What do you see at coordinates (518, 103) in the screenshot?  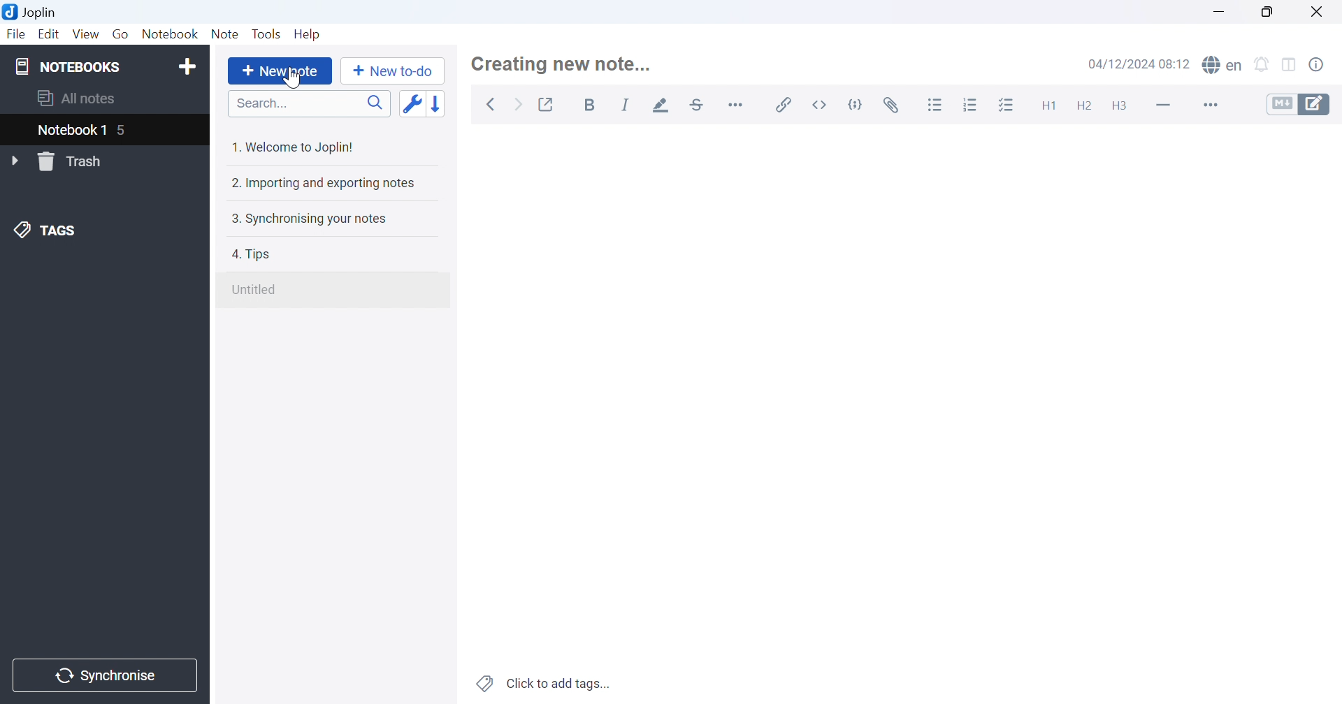 I see `Forward` at bounding box center [518, 103].